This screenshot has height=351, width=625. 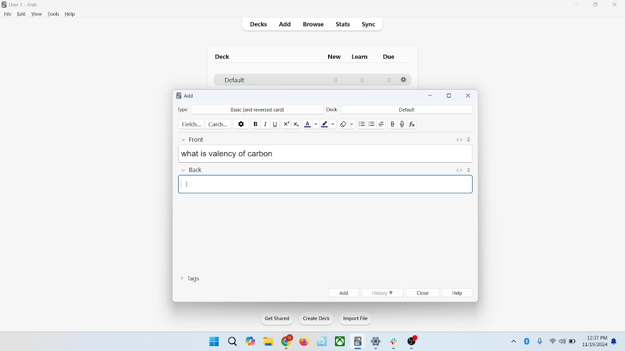 I want to click on ordered list, so click(x=373, y=124).